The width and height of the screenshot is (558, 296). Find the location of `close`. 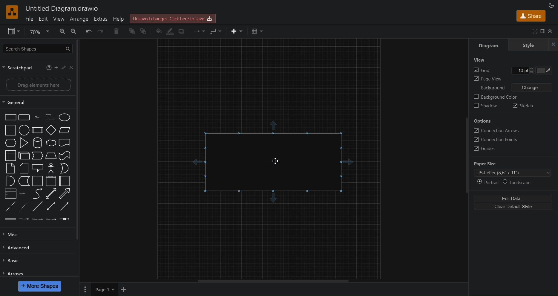

close is located at coordinates (72, 67).